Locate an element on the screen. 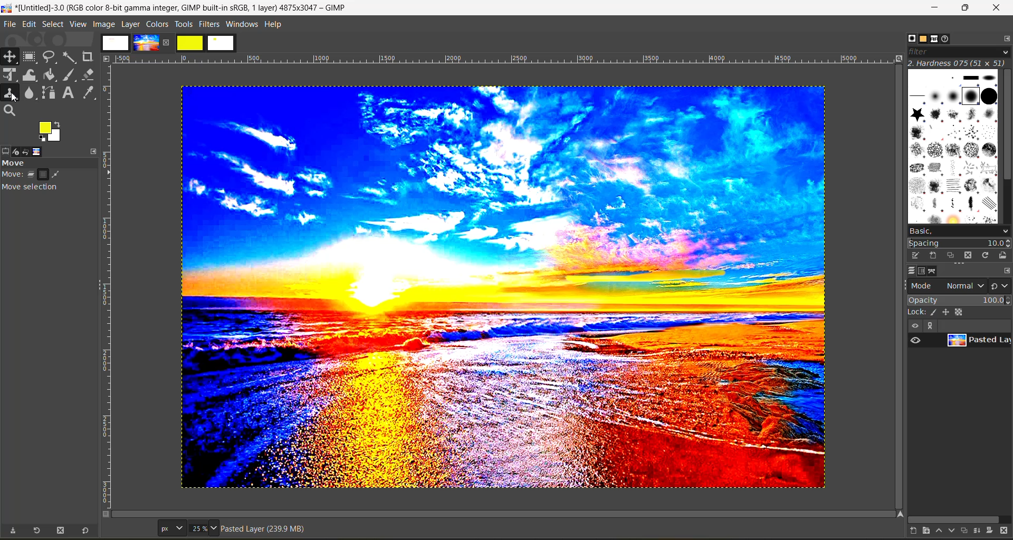 This screenshot has height=540, width=1013. paths is located at coordinates (937, 271).